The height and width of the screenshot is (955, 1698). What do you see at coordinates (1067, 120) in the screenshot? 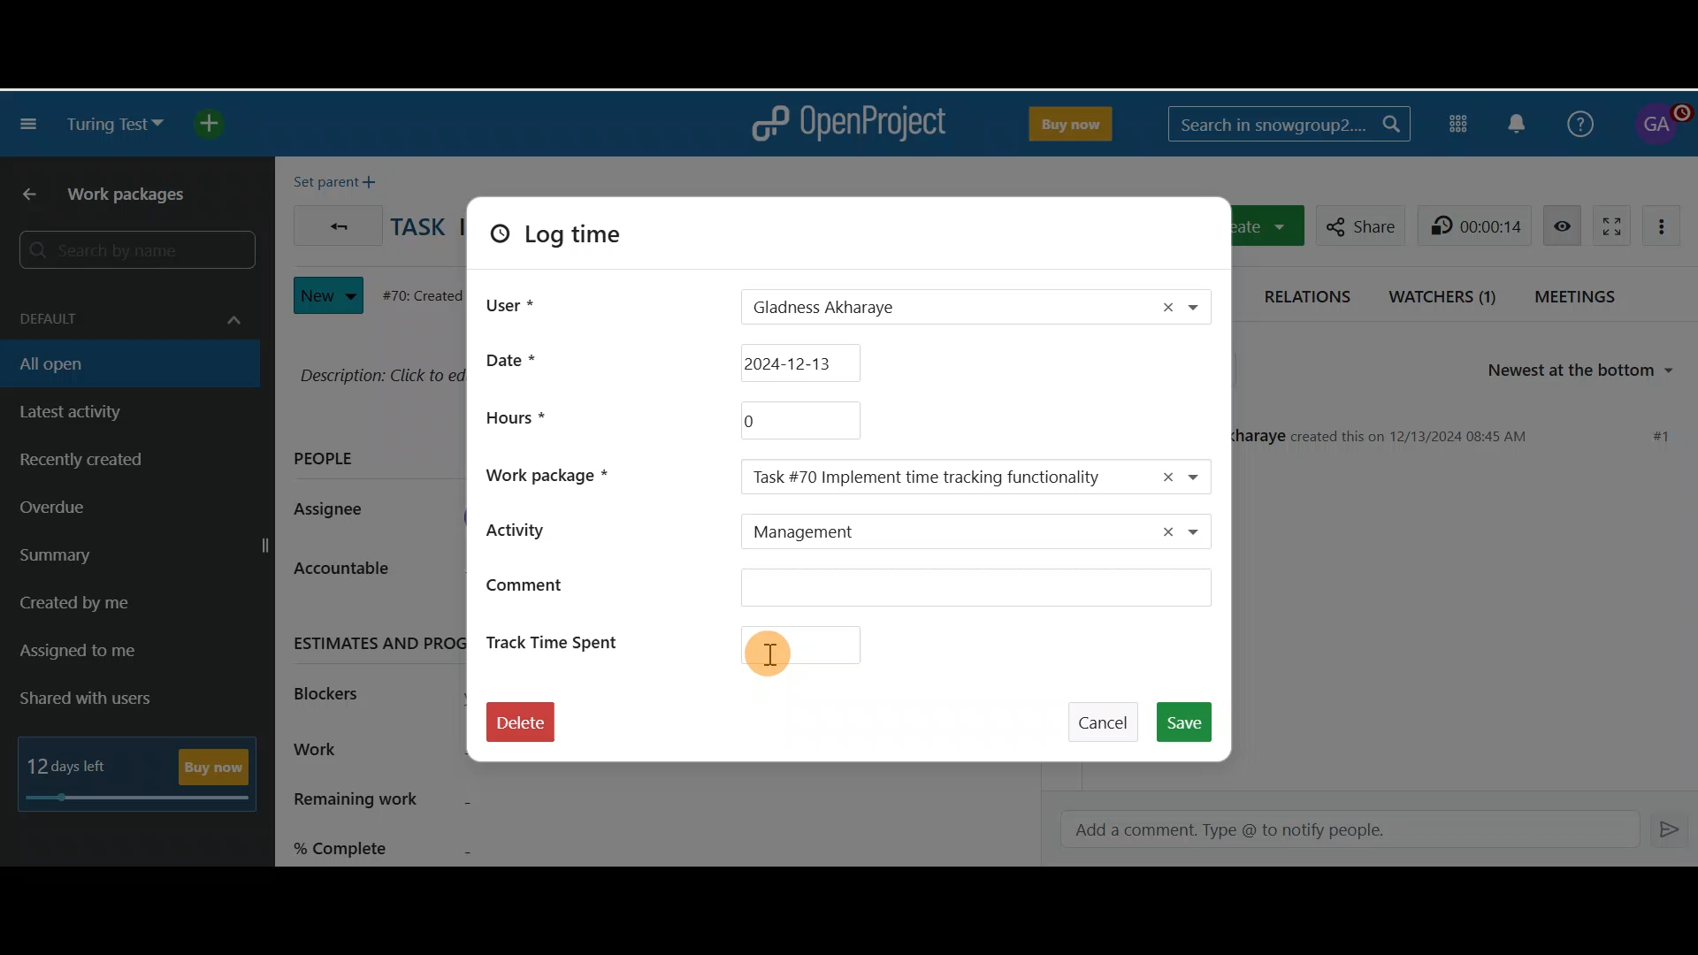
I see `Buy Now` at bounding box center [1067, 120].